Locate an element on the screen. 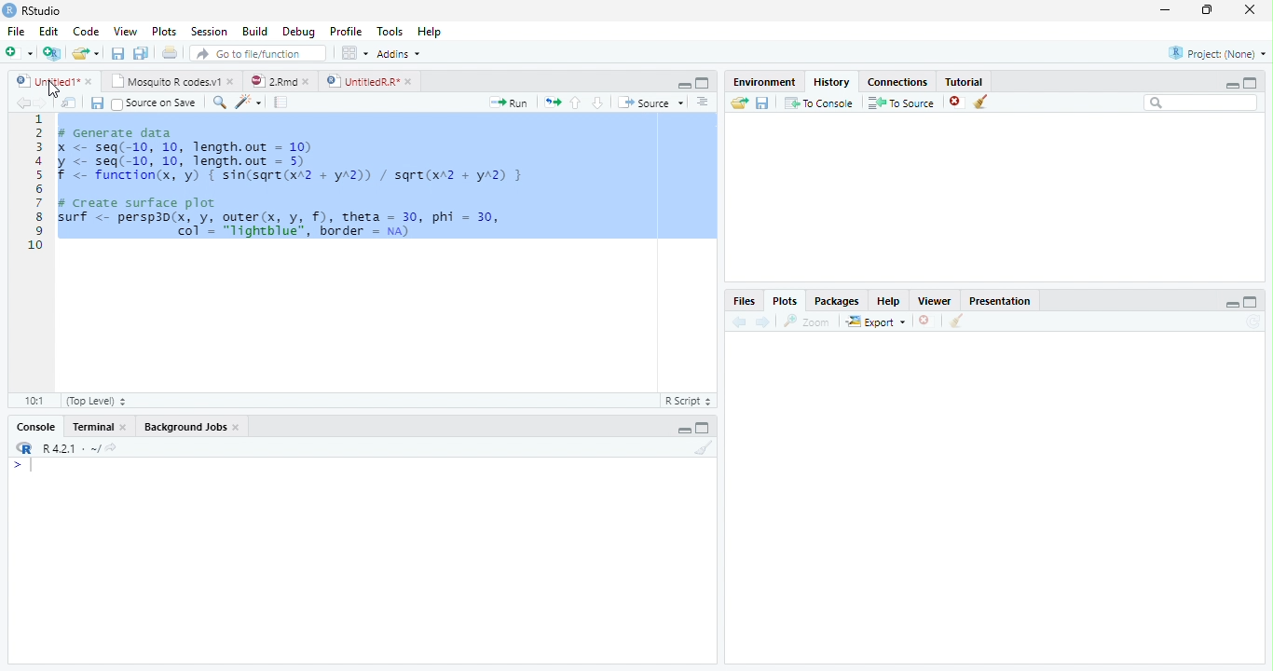 This screenshot has width=1273, height=671. Go to previous section/chunk is located at coordinates (575, 103).